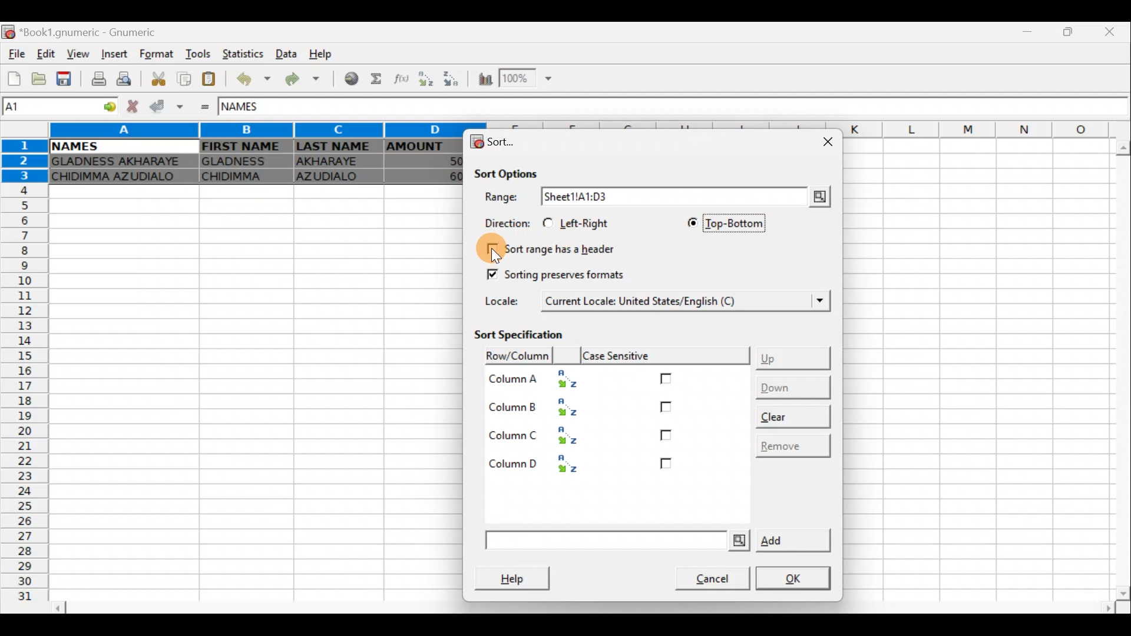 The width and height of the screenshot is (1131, 636). I want to click on Help, so click(518, 577).